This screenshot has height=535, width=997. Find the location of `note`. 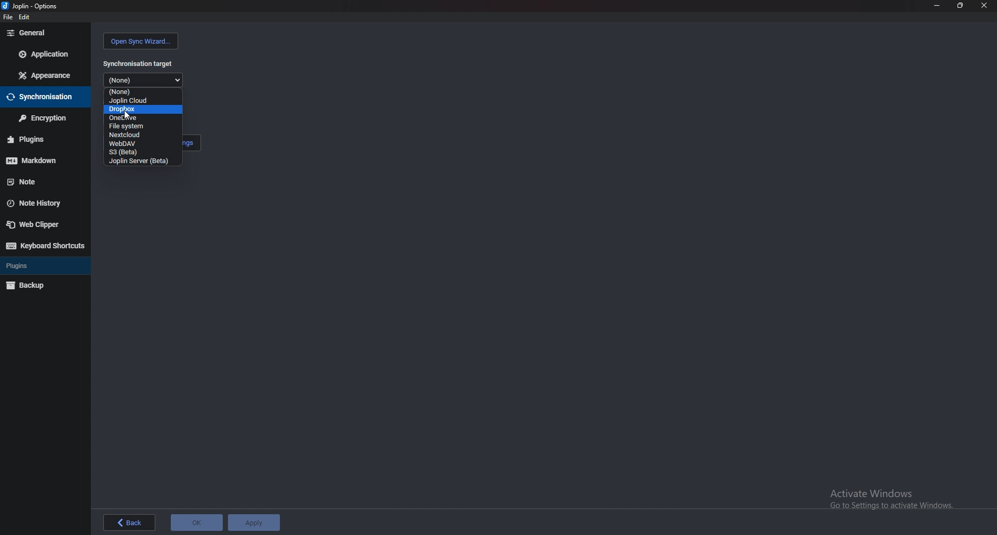

note is located at coordinates (43, 180).